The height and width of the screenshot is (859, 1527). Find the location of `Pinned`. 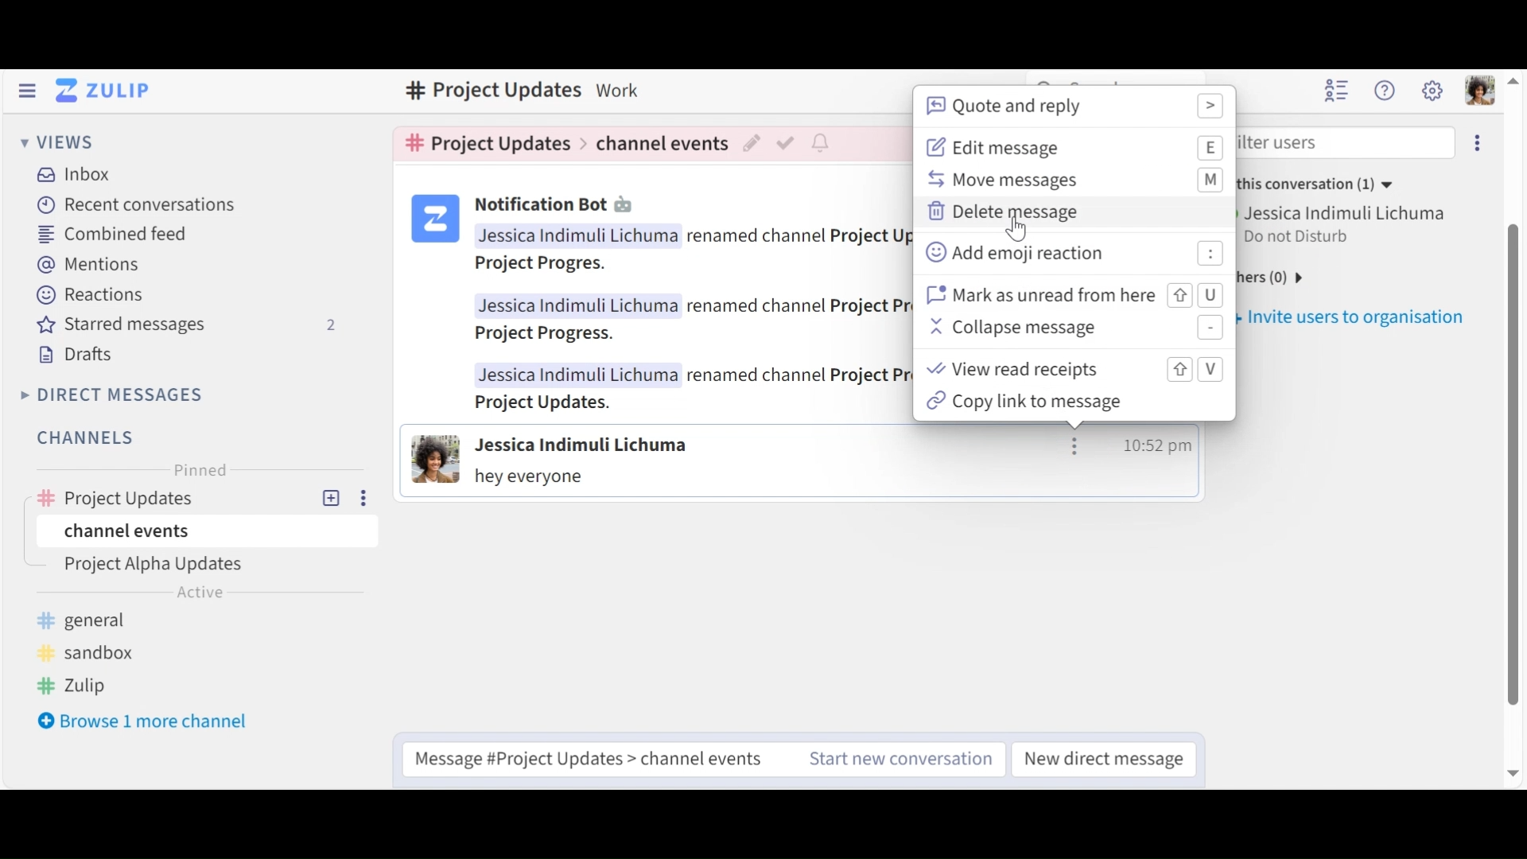

Pinned is located at coordinates (201, 470).